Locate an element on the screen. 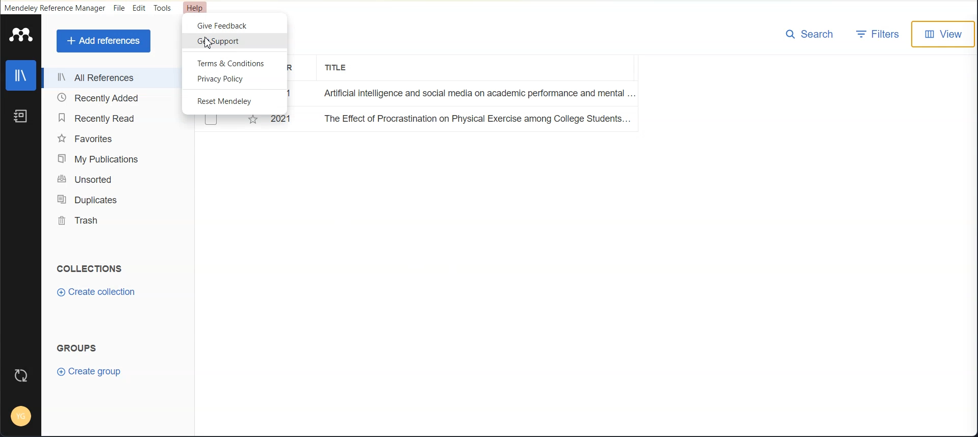  My Publications is located at coordinates (114, 158).